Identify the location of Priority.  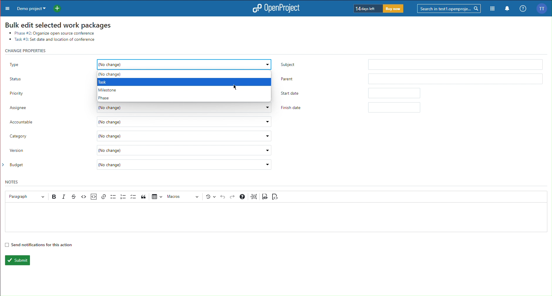
(48, 94).